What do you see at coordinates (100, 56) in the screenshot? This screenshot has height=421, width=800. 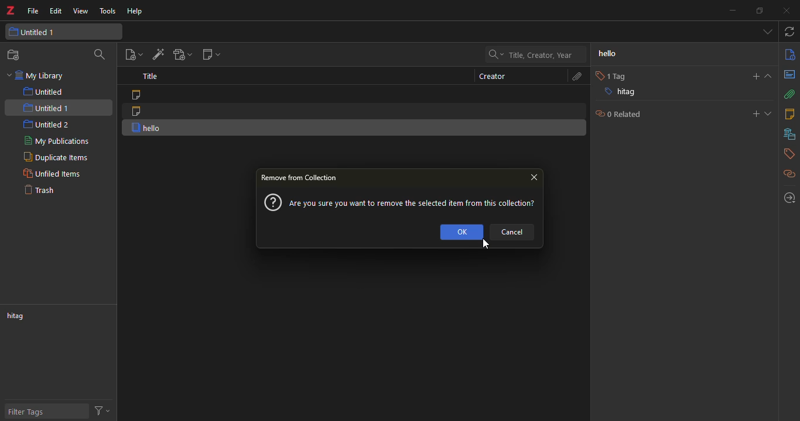 I see `search` at bounding box center [100, 56].